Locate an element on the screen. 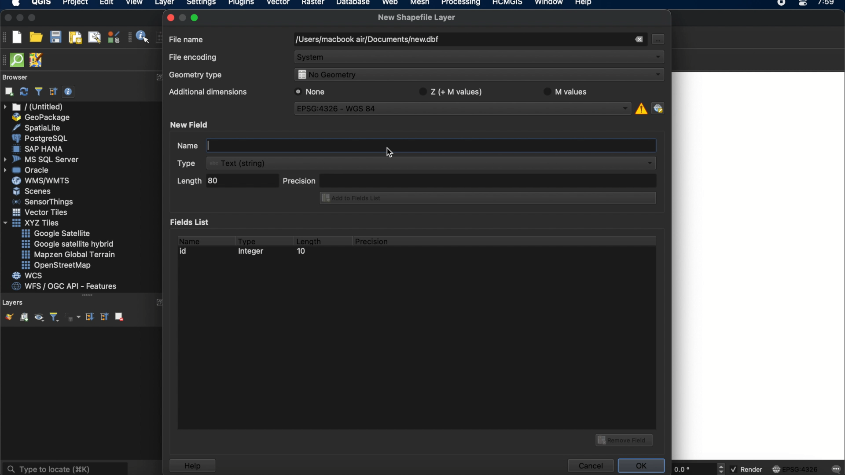 The width and height of the screenshot is (845, 475). © None is located at coordinates (310, 91).